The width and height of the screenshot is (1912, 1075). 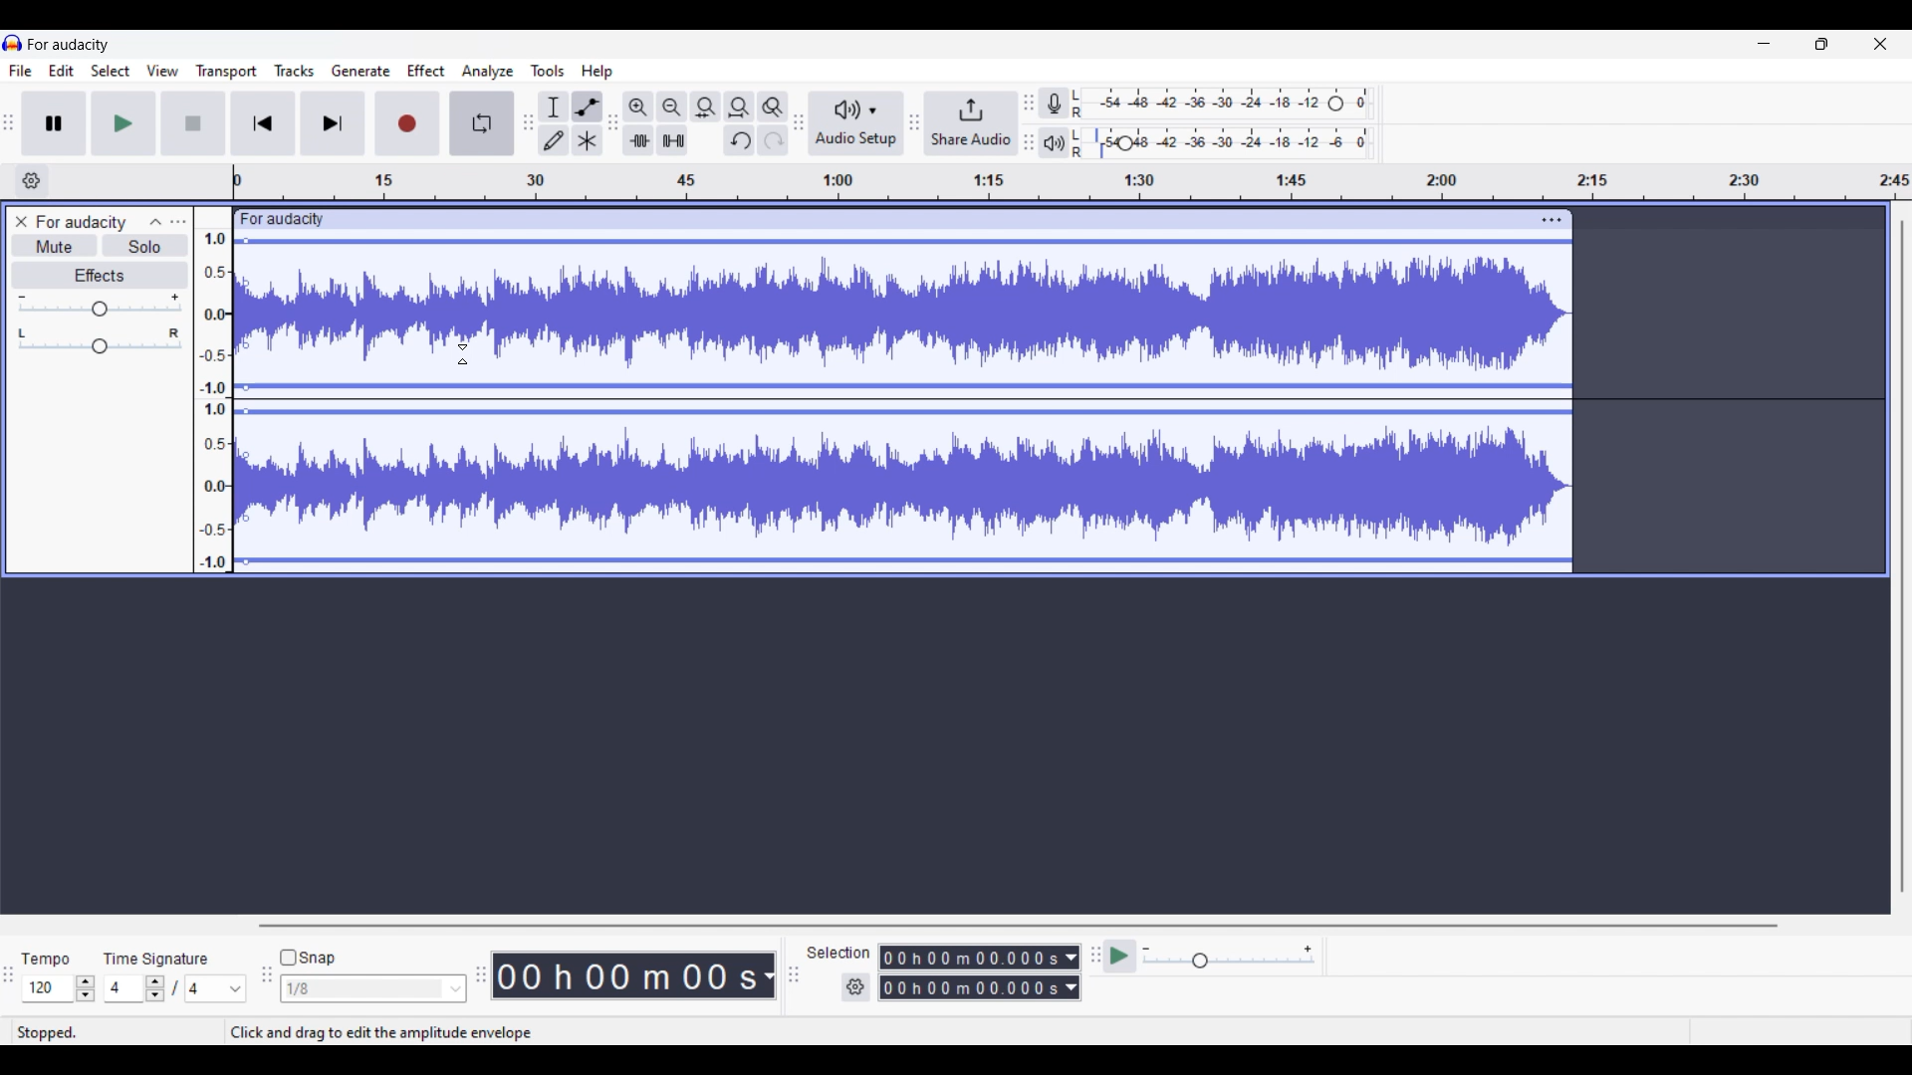 I want to click on Mute, so click(x=55, y=248).